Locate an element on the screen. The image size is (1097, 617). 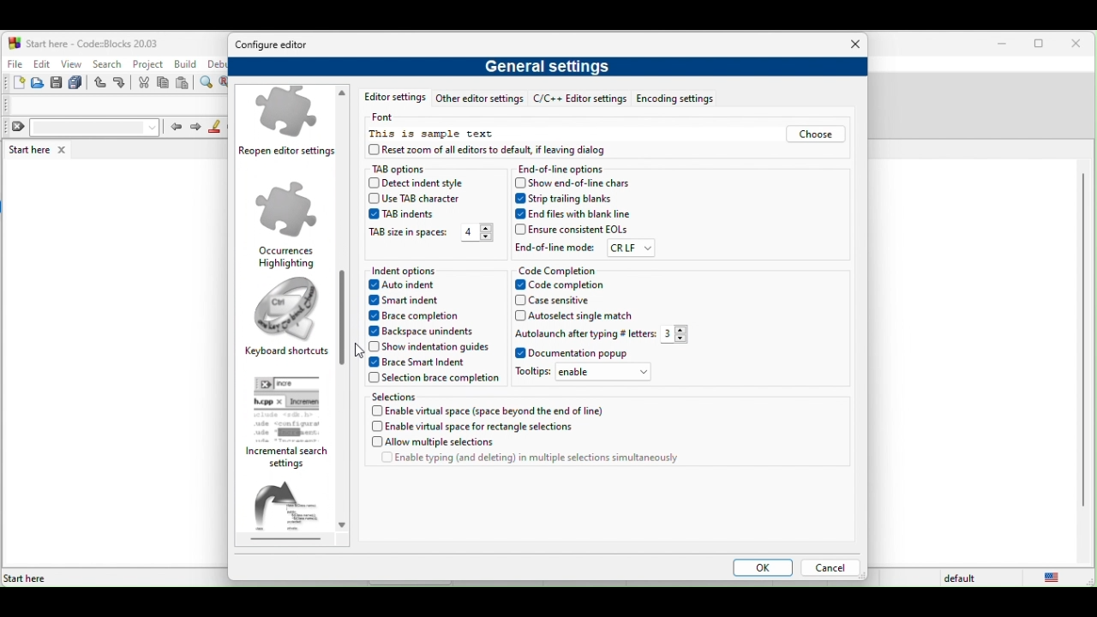
occurrences highlighting is located at coordinates (287, 224).